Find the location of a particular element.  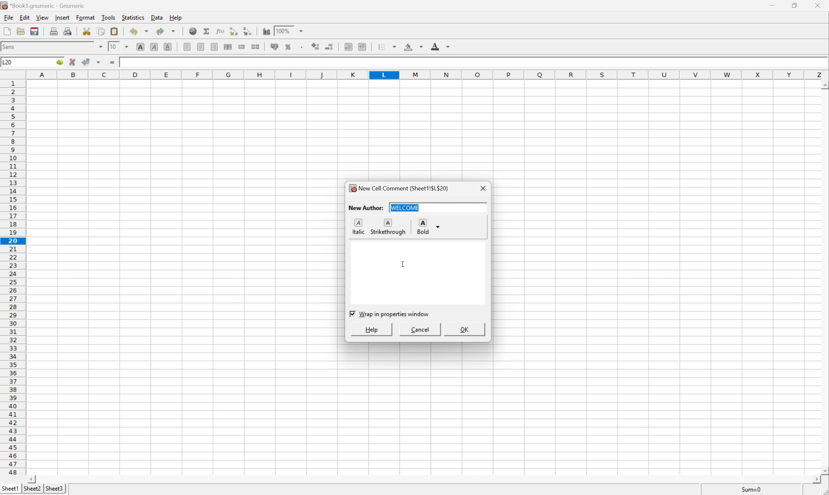

Drop Down is located at coordinates (127, 46).